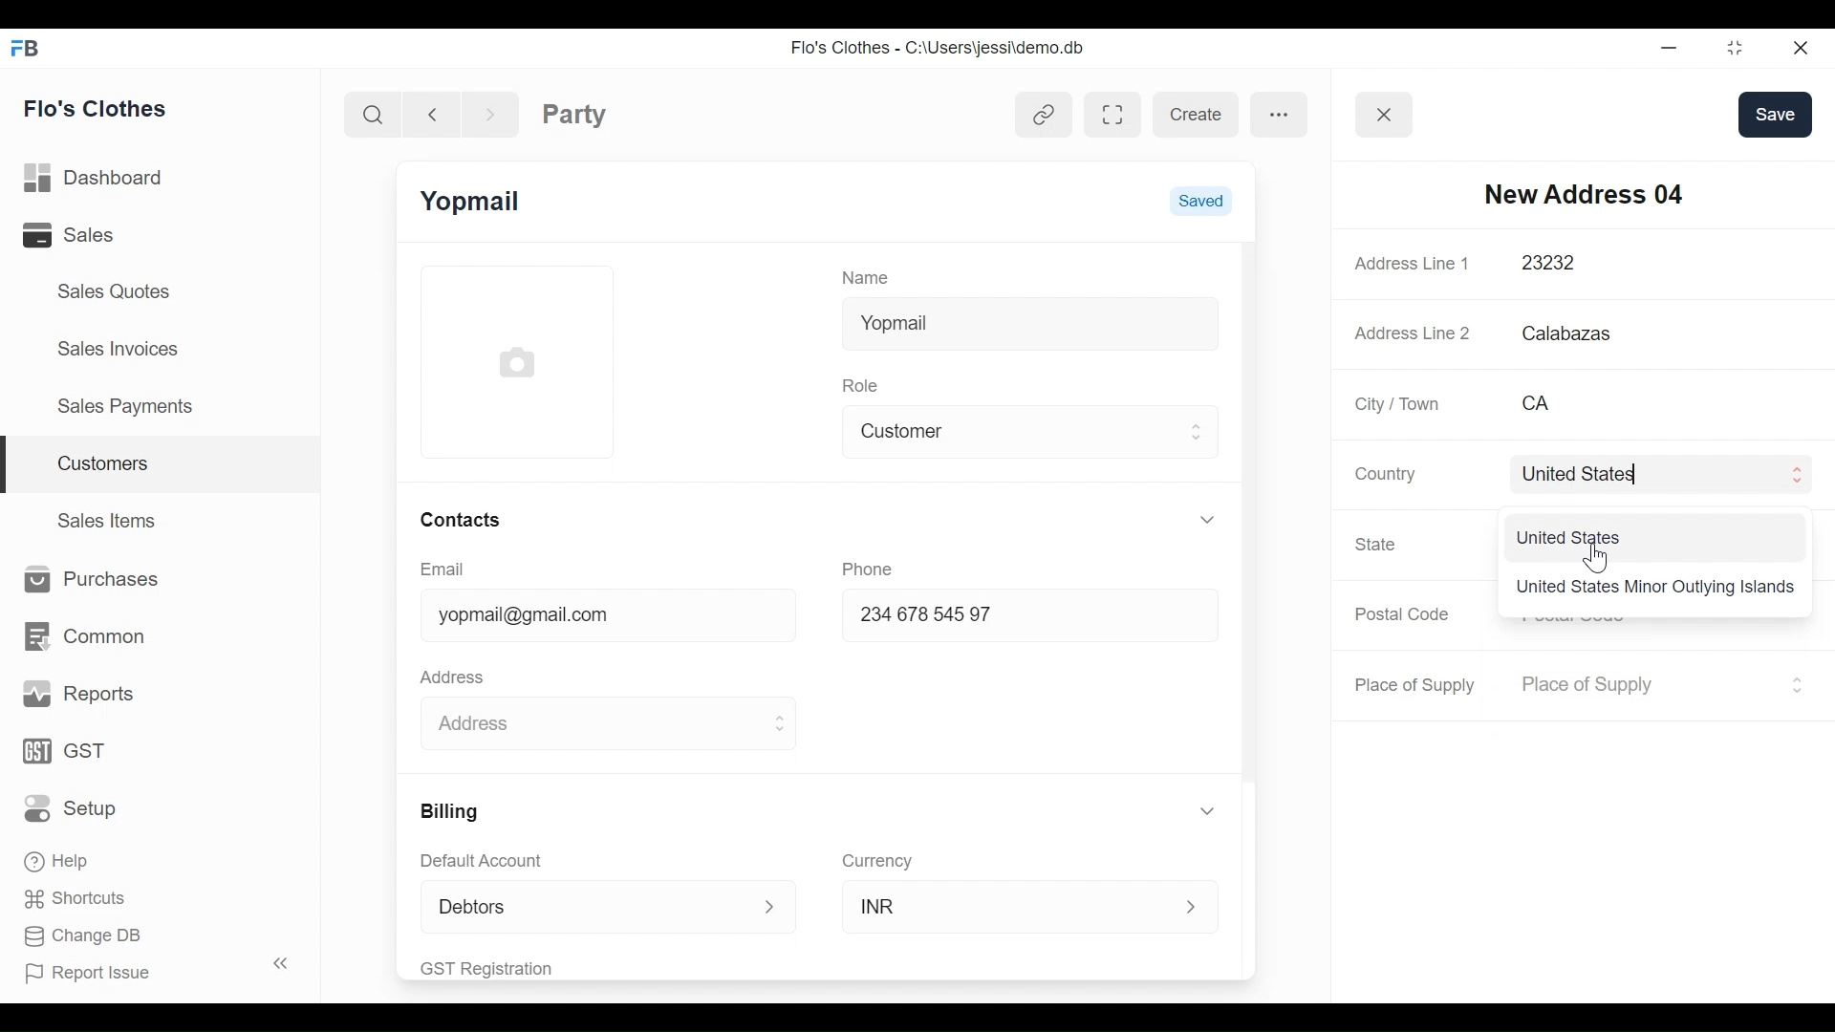 This screenshot has width=1835, height=1032. Describe the element at coordinates (99, 179) in the screenshot. I see `Dashboard` at that location.